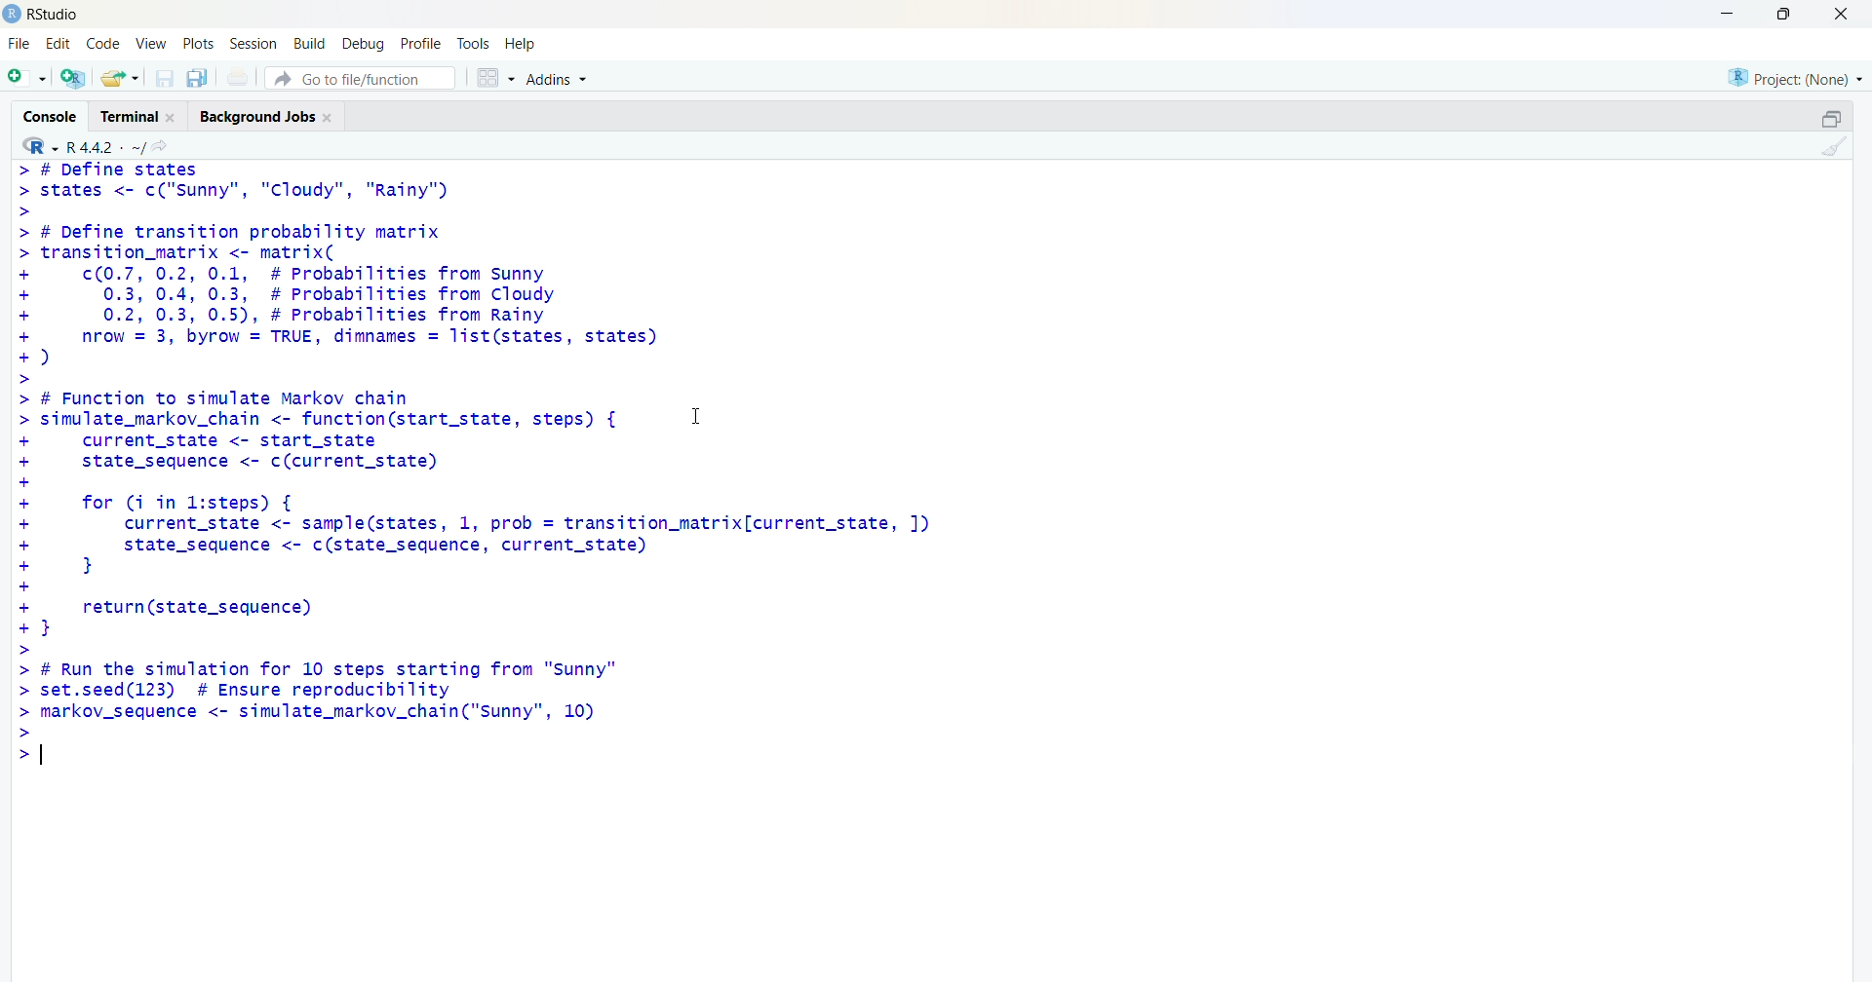 The height and width of the screenshot is (982, 1872). I want to click on clear console, so click(1835, 147).